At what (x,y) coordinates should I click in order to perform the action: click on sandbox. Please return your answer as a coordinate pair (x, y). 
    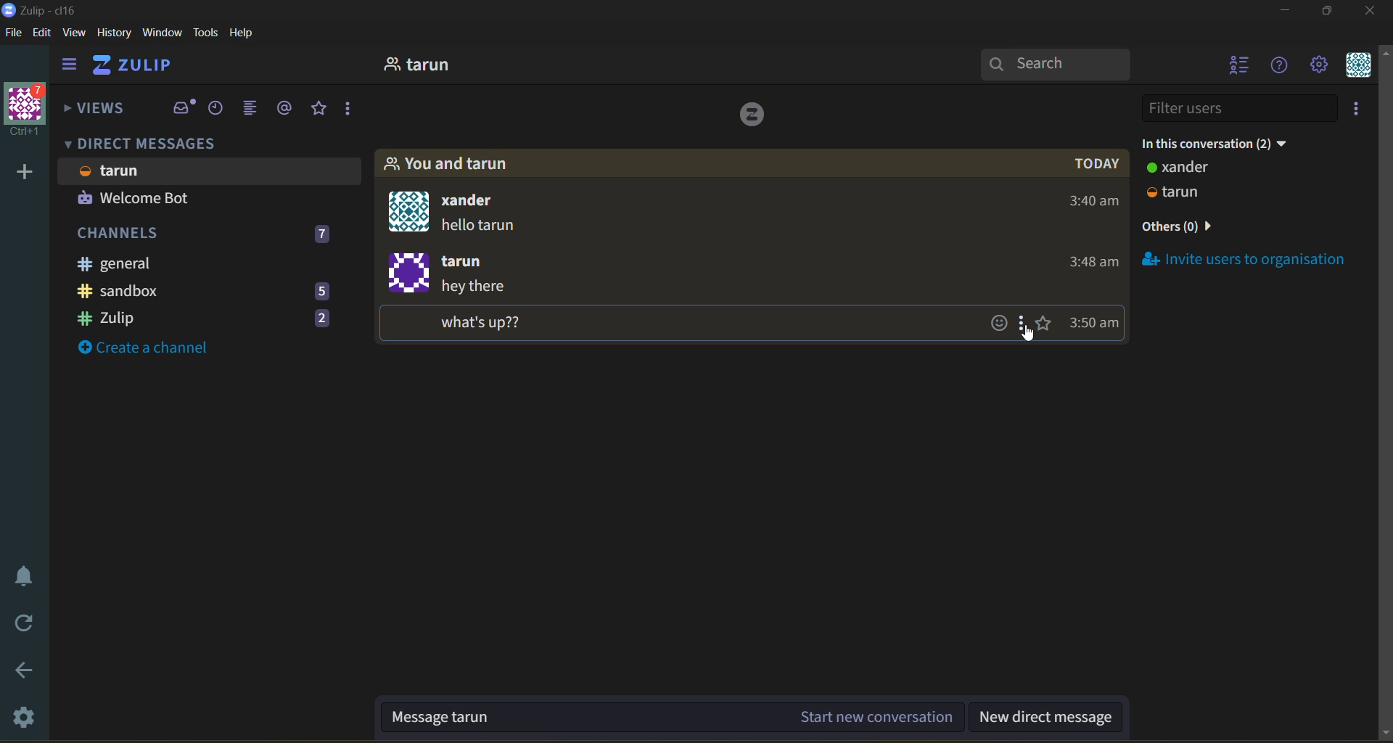
    Looking at the image, I should click on (215, 292).